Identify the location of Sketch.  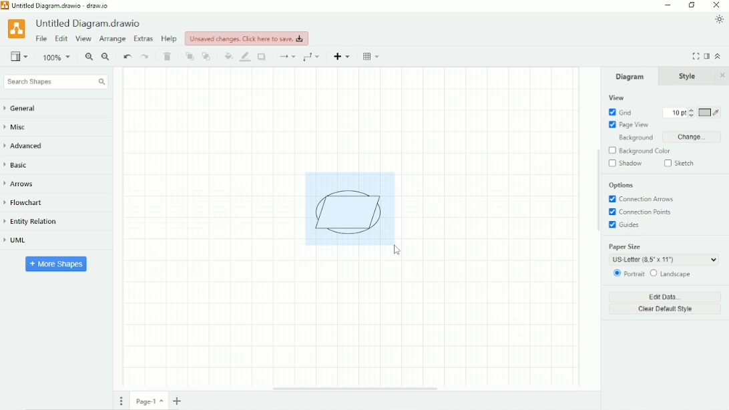
(681, 163).